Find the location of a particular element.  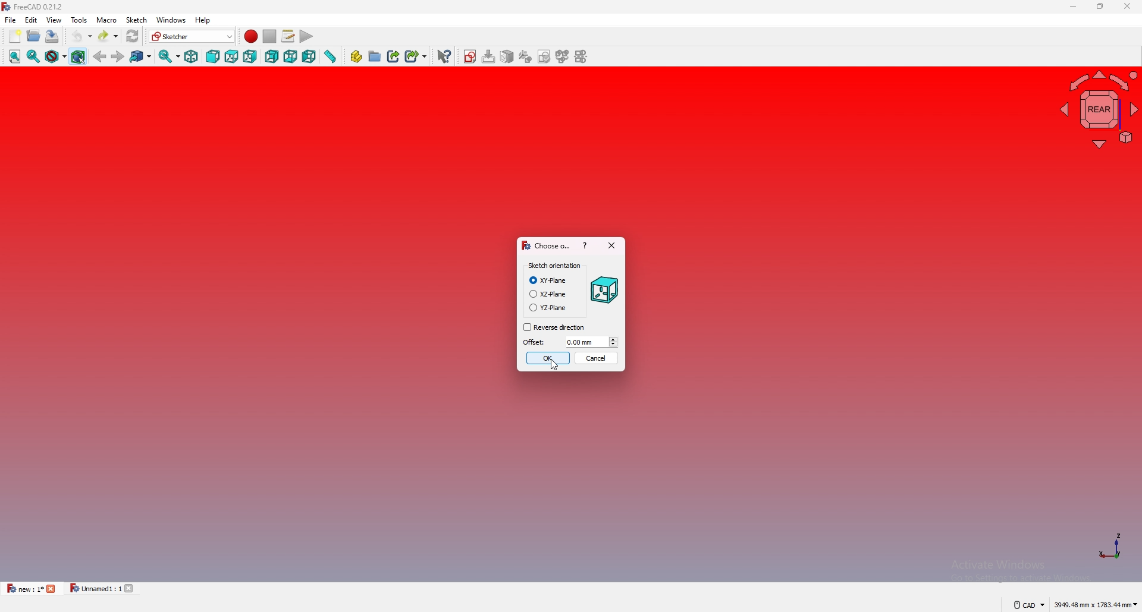

close is located at coordinates (52, 588).